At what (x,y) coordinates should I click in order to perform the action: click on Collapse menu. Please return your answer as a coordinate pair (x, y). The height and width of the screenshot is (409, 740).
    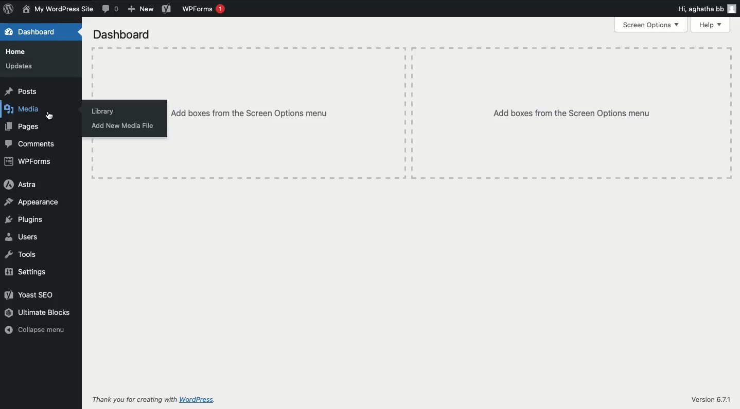
    Looking at the image, I should click on (37, 329).